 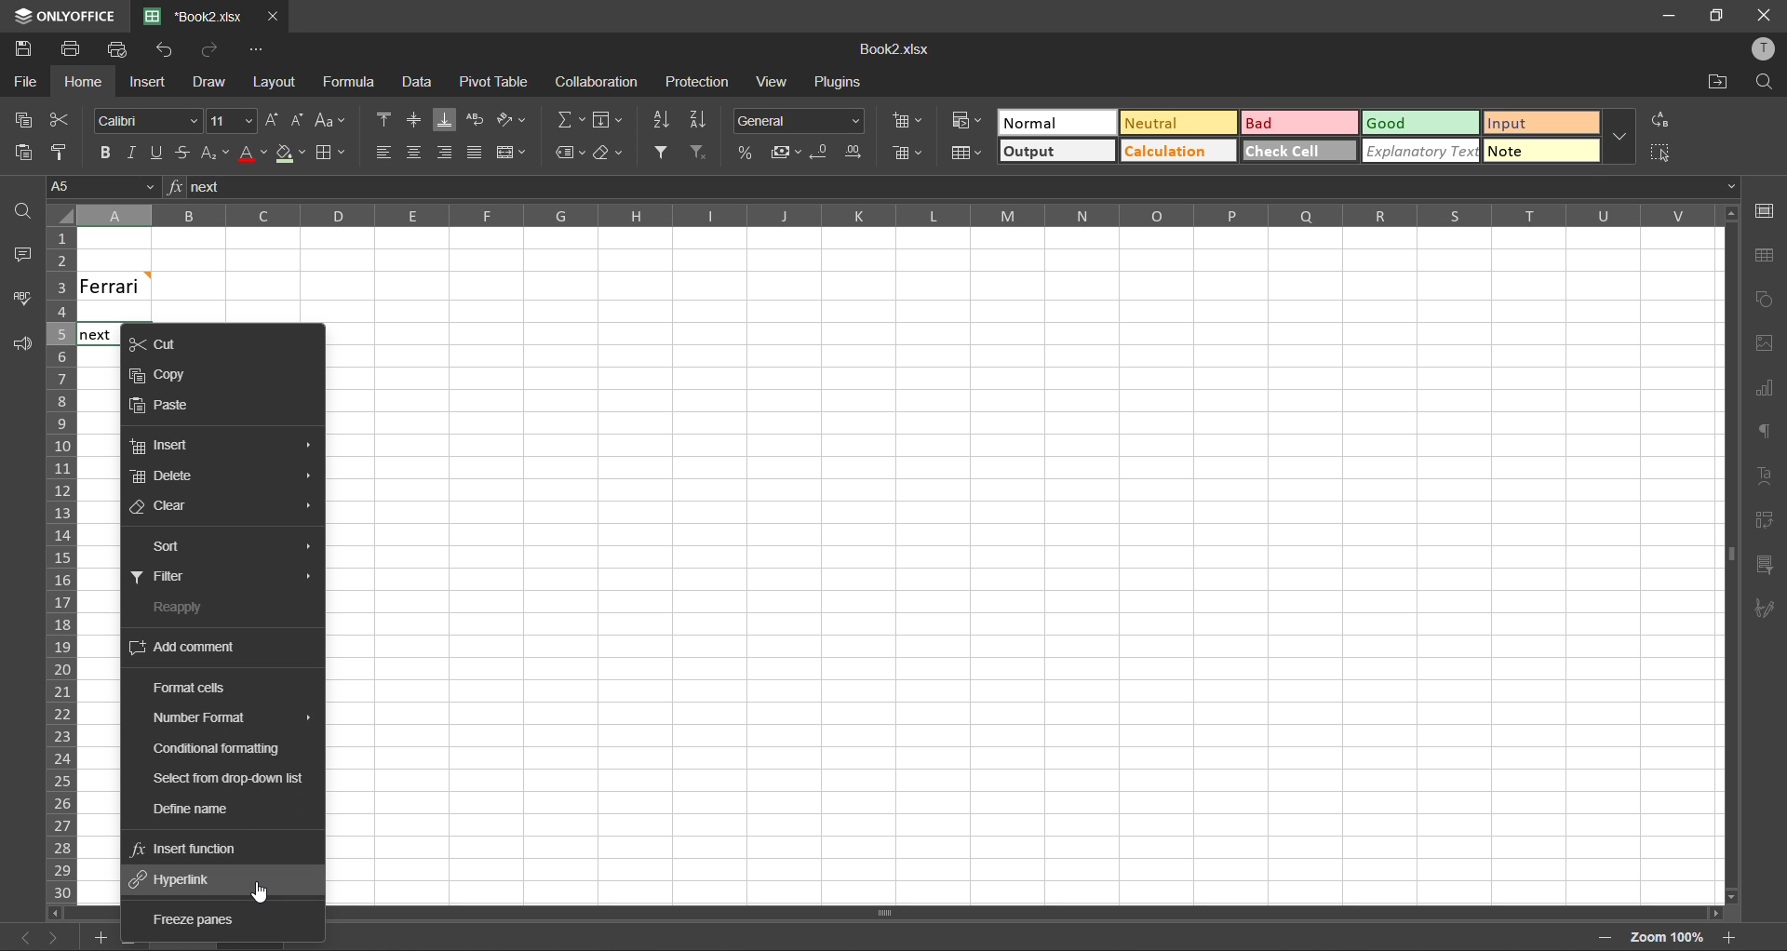 What do you see at coordinates (23, 255) in the screenshot?
I see `comments` at bounding box center [23, 255].